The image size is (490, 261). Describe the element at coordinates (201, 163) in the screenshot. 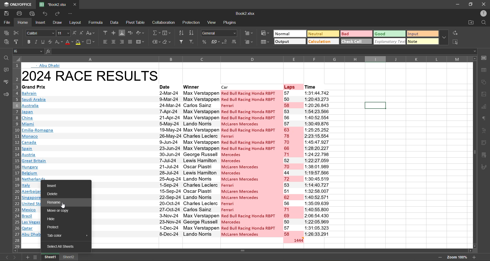

I see `winner name` at that location.